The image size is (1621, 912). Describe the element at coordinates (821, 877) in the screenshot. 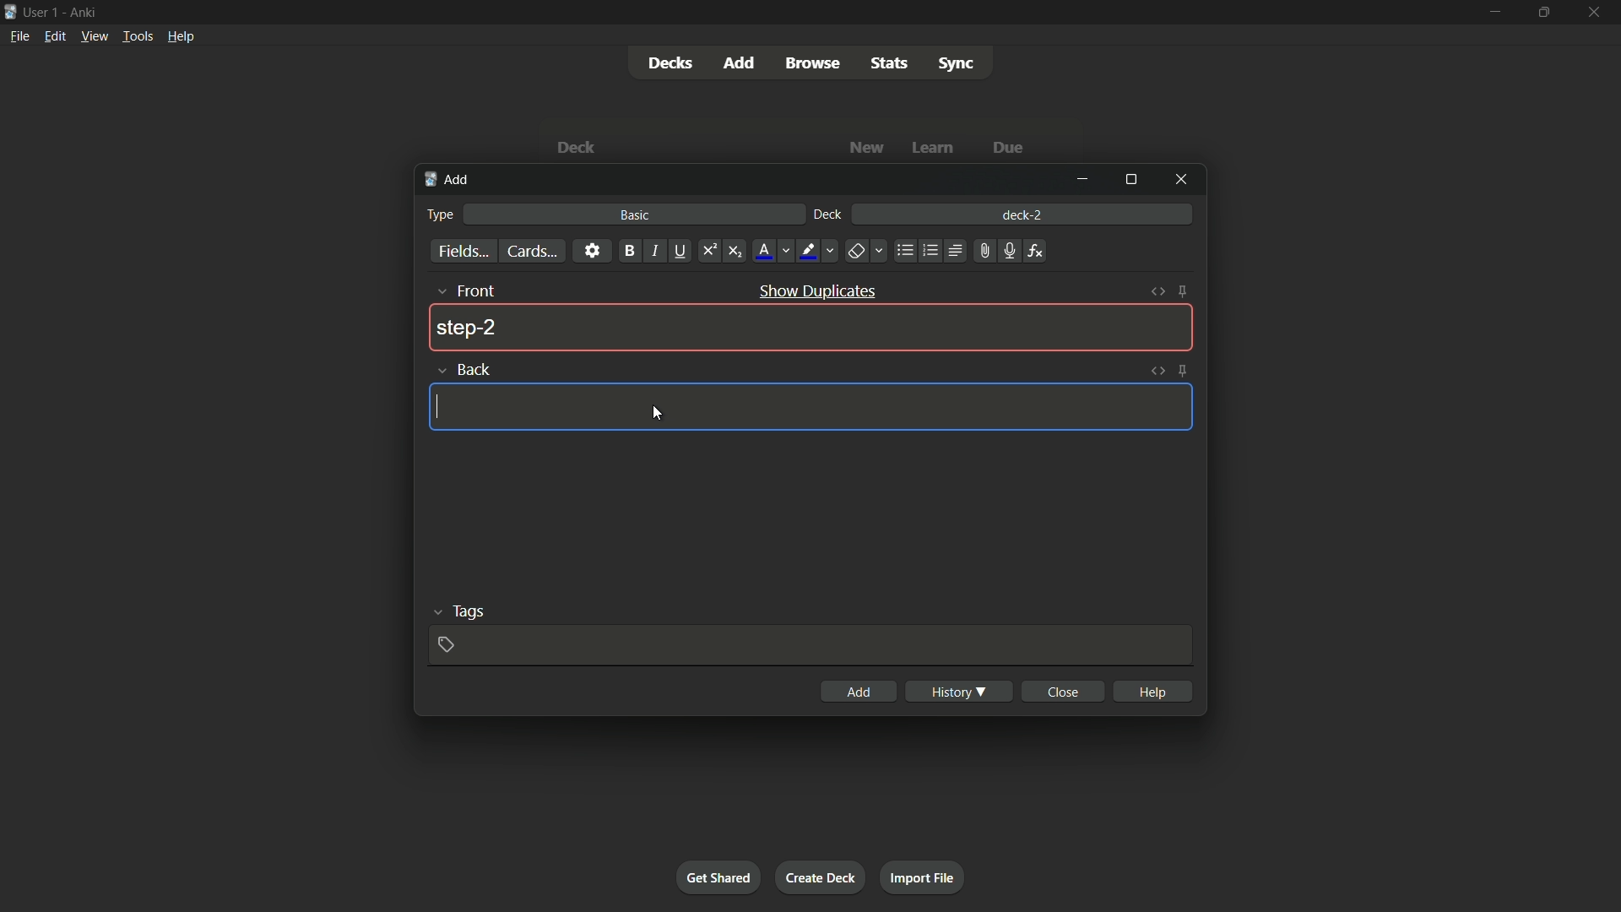

I see `create  deck` at that location.